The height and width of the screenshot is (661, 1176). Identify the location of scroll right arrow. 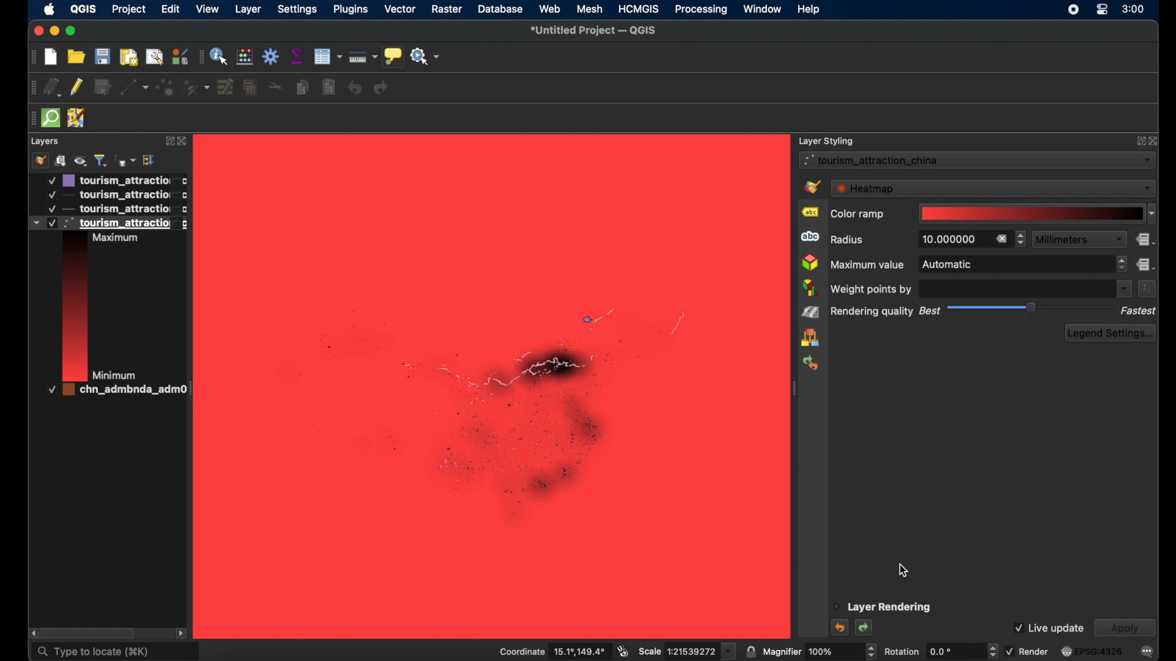
(182, 632).